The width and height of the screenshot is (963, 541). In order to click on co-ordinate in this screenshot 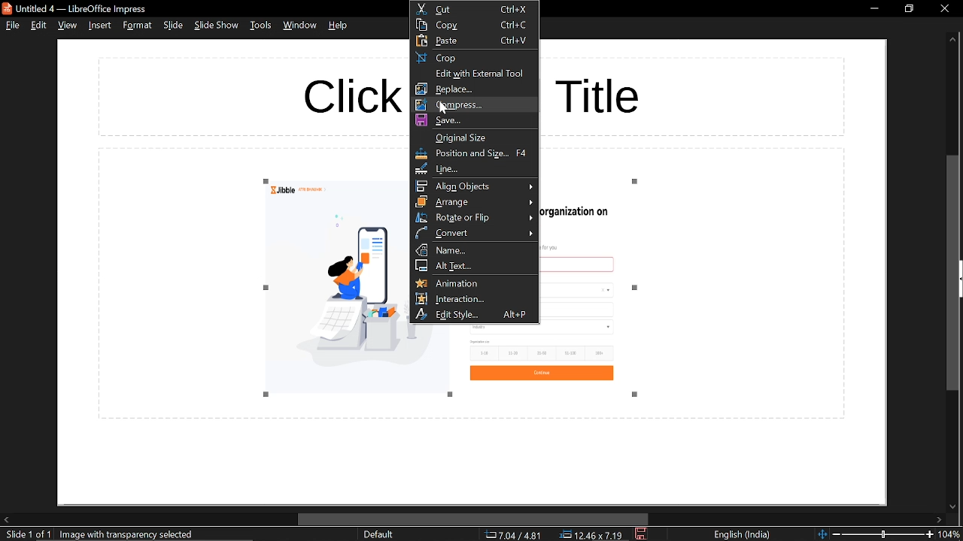, I will do `click(513, 535)`.